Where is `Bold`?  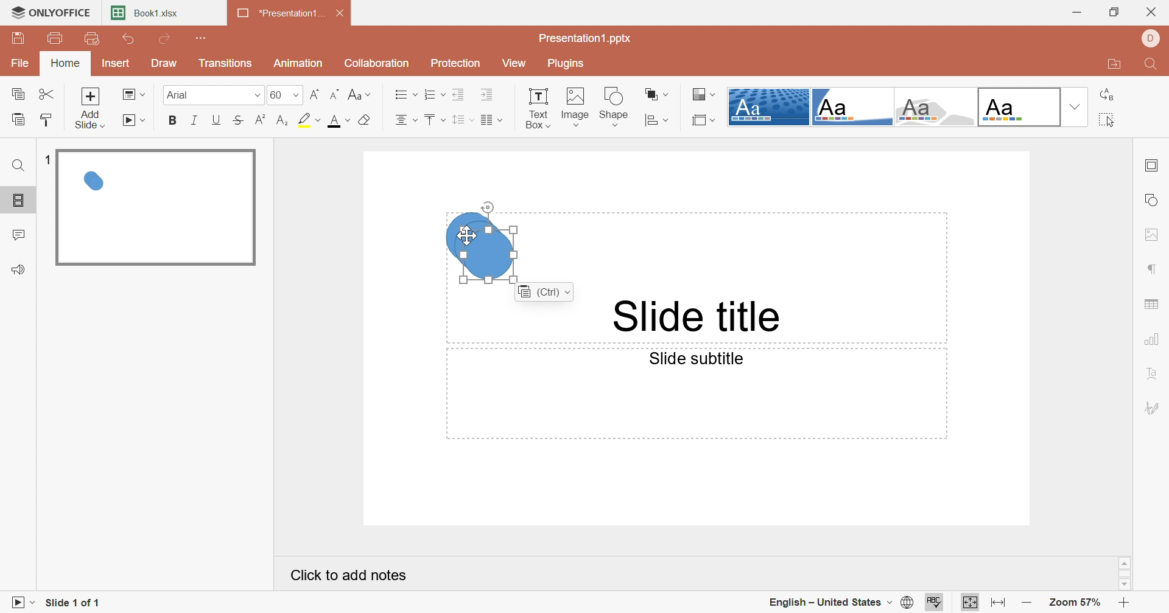
Bold is located at coordinates (174, 120).